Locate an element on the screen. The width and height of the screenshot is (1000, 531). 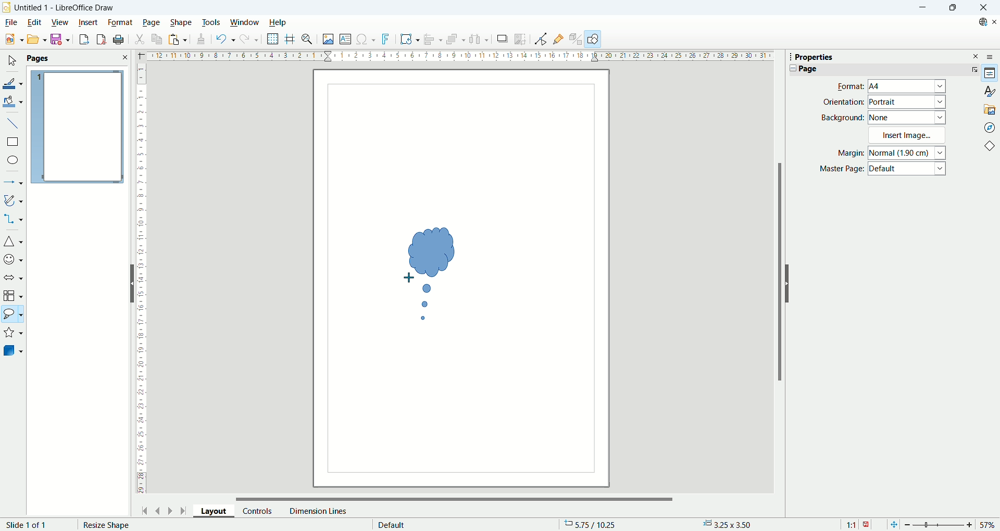
new is located at coordinates (12, 40).